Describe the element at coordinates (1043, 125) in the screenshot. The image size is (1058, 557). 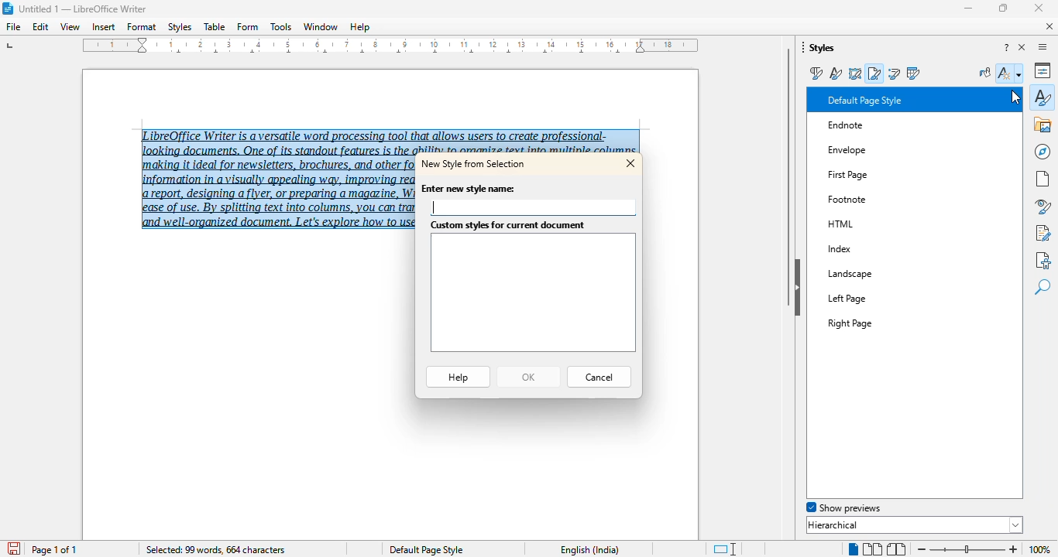
I see `gallery` at that location.